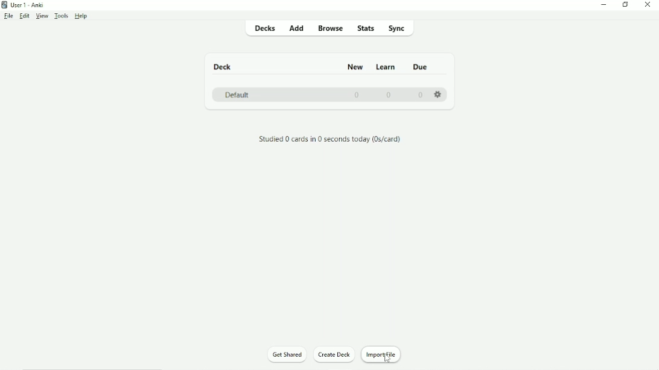  I want to click on File, so click(9, 16).